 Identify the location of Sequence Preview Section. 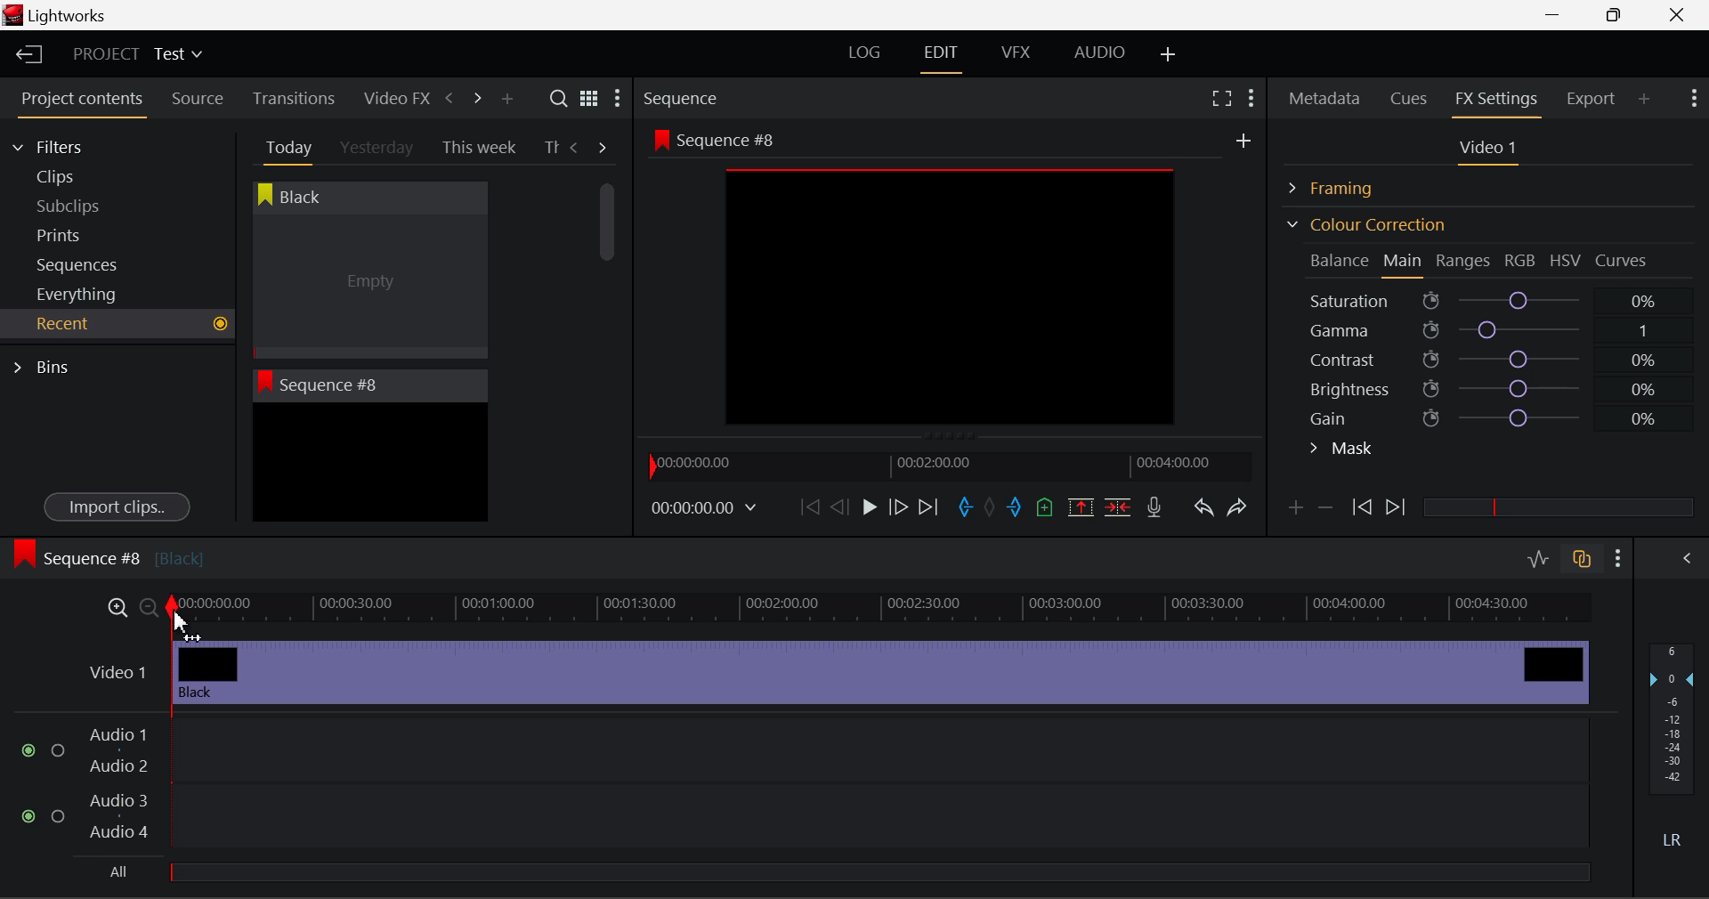
(685, 100).